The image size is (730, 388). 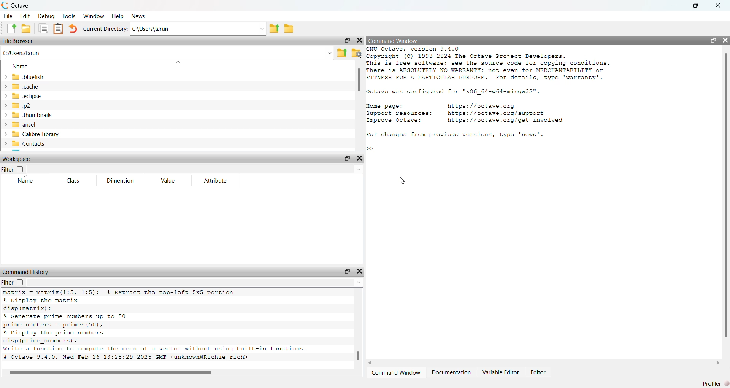 I want to click on file, so click(x=8, y=16).